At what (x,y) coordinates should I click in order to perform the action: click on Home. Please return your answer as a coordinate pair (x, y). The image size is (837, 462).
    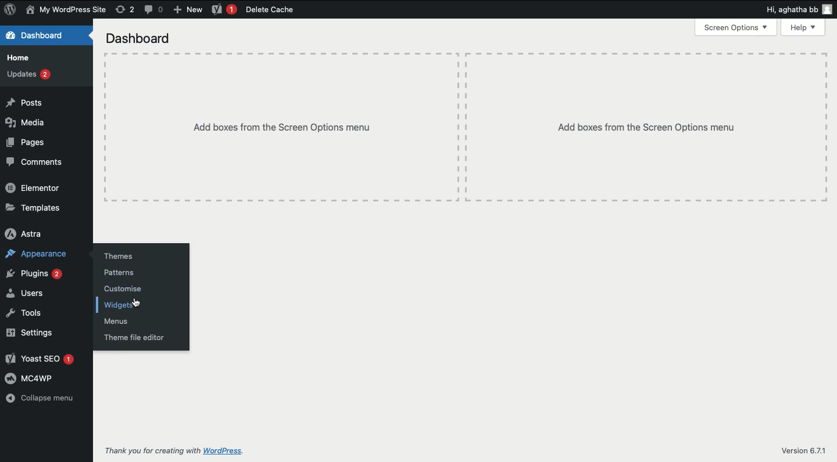
    Looking at the image, I should click on (22, 58).